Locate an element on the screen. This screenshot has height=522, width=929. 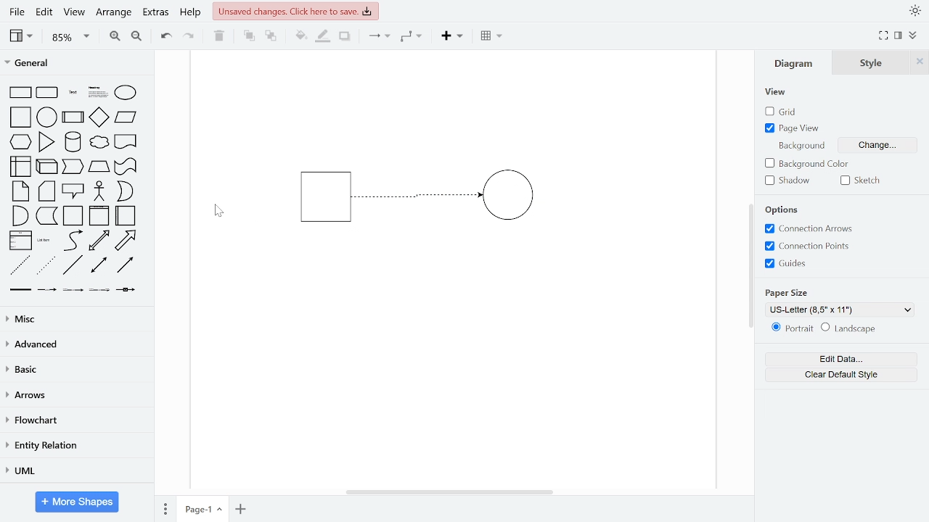
process is located at coordinates (73, 118).